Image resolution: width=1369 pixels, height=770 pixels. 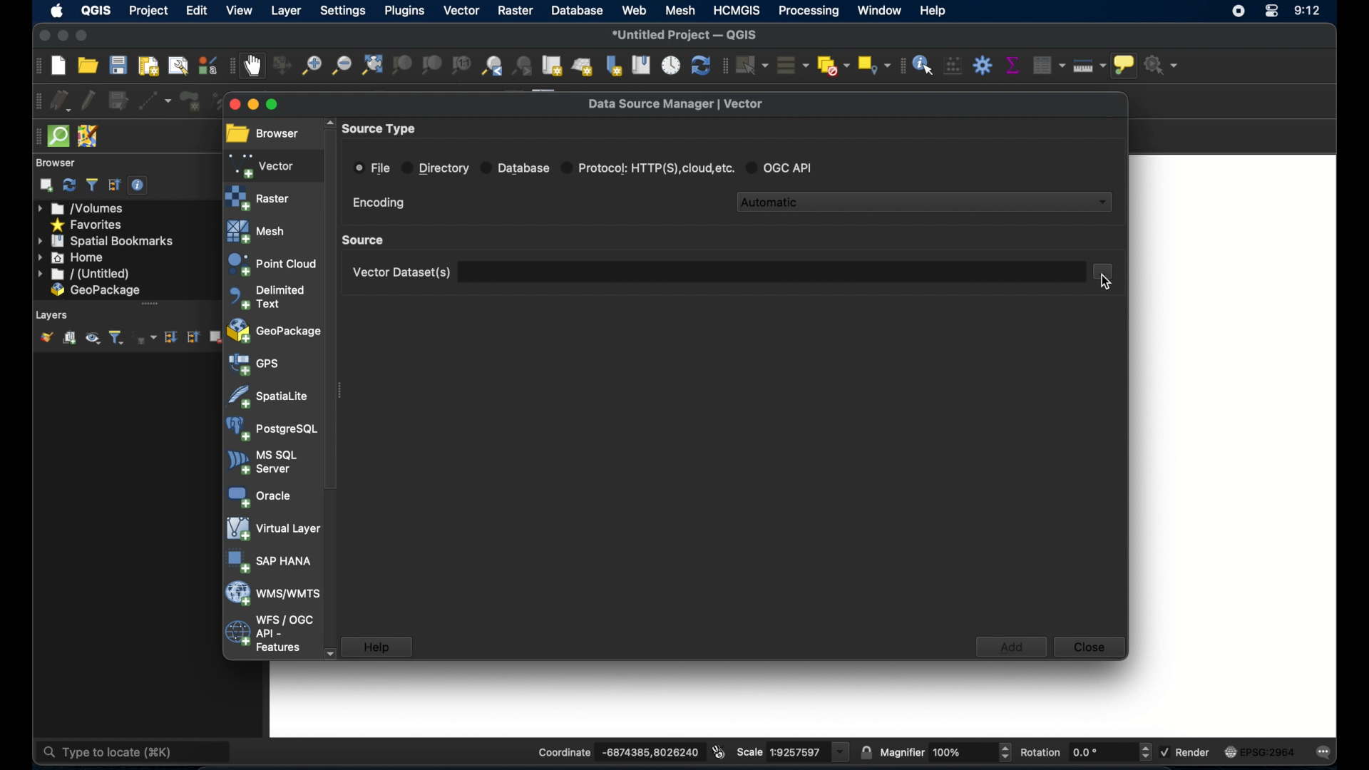 I want to click on toggle editing, so click(x=87, y=99).